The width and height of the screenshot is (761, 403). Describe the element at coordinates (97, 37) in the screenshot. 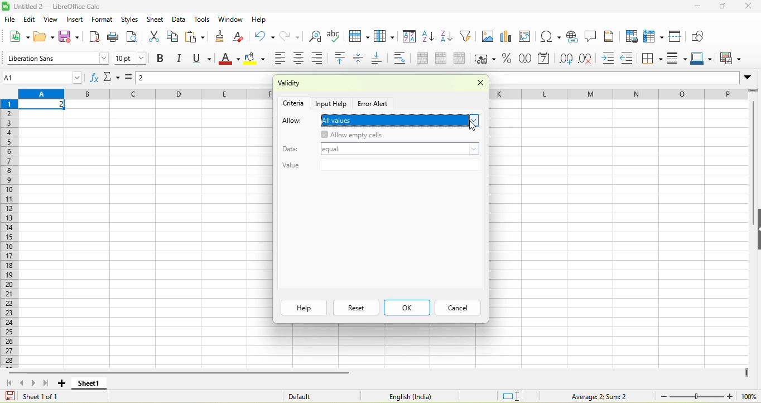

I see `export directly as pdf` at that location.